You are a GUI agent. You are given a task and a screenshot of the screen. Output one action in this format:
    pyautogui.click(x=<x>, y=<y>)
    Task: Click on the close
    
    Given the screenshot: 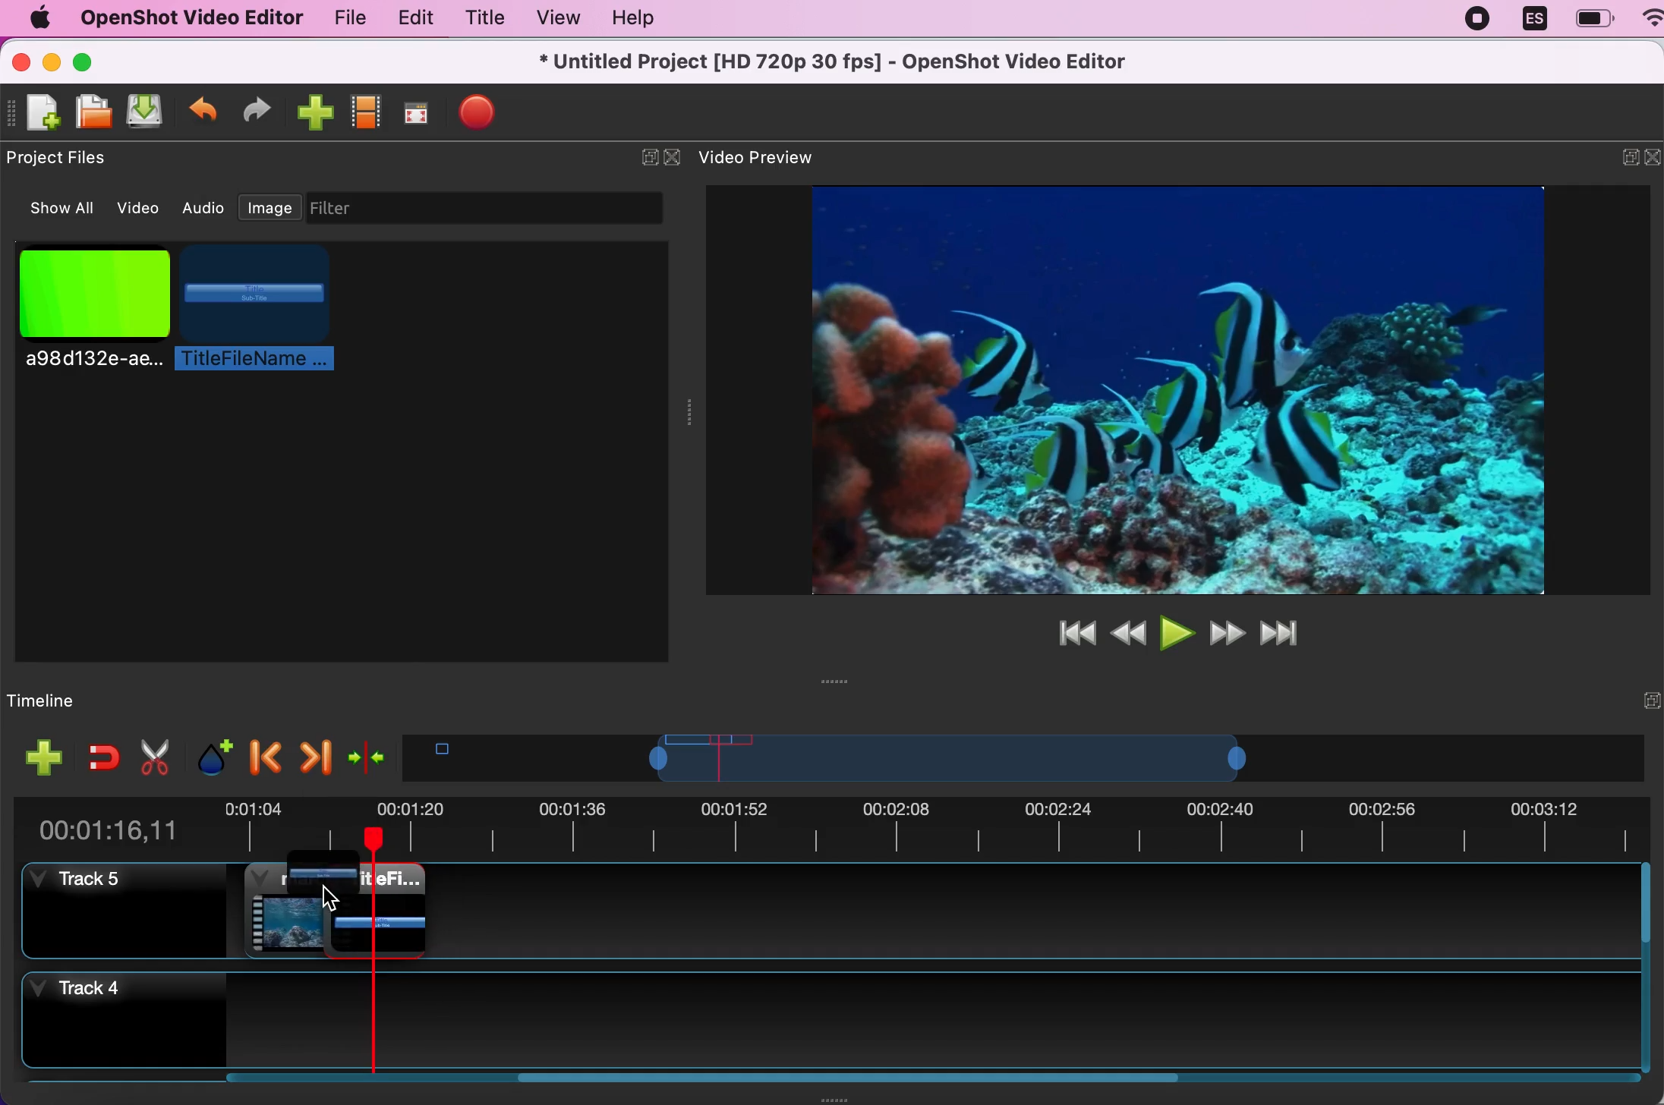 What is the action you would take?
    pyautogui.click(x=673, y=158)
    